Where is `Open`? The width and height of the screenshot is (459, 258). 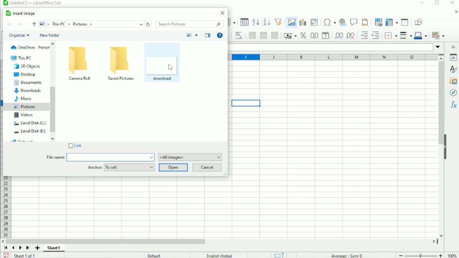 Open is located at coordinates (173, 168).